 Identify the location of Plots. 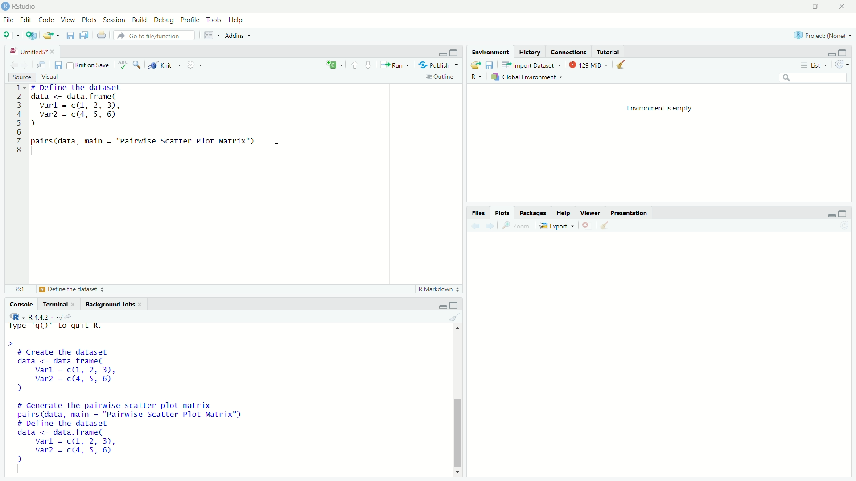
(90, 19).